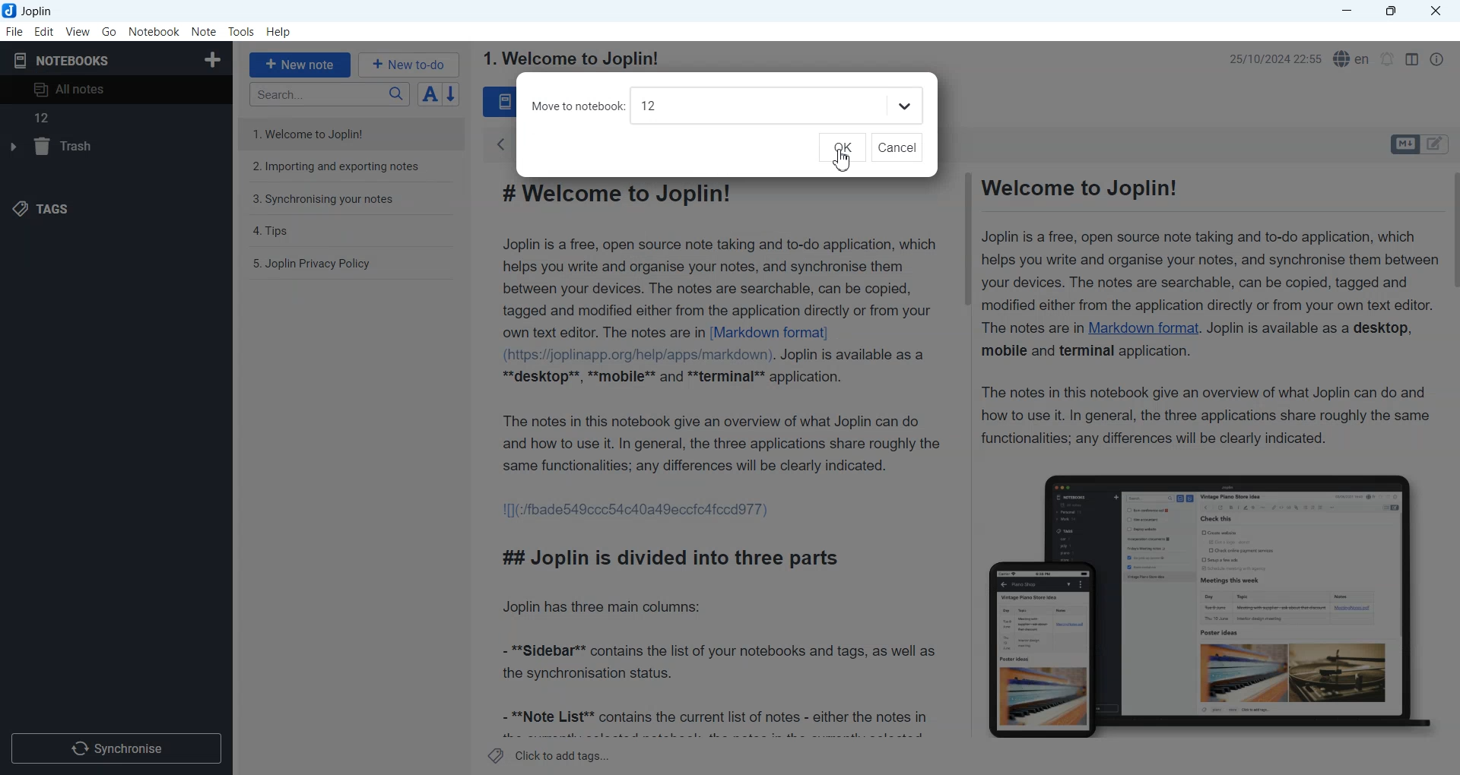  What do you see at coordinates (78, 31) in the screenshot?
I see `View ` at bounding box center [78, 31].